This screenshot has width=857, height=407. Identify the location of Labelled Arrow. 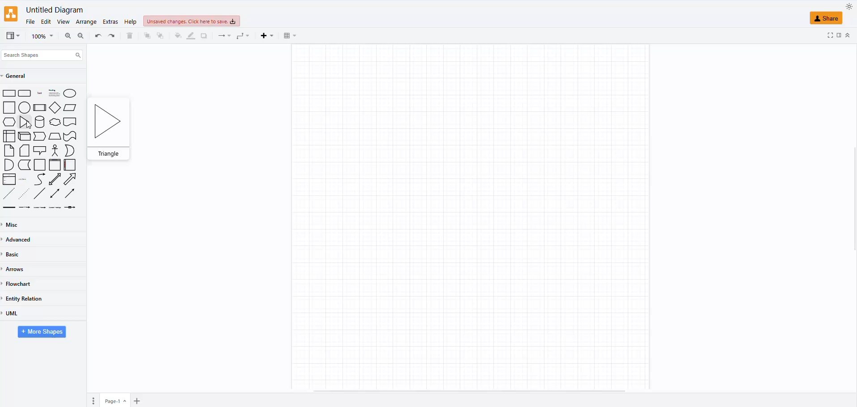
(70, 207).